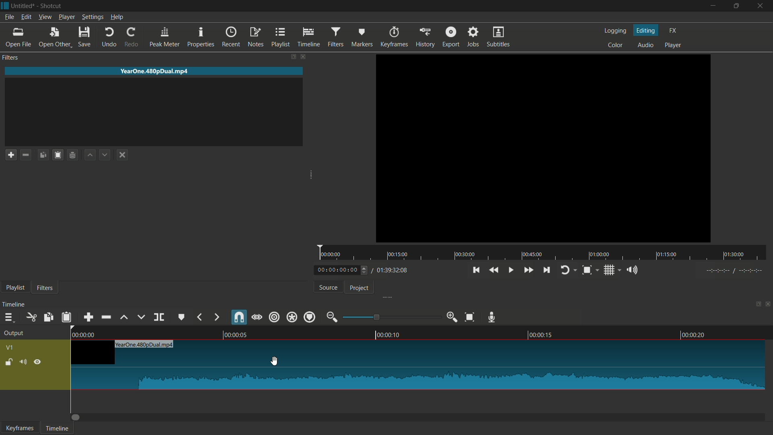 Image resolution: width=773 pixels, height=435 pixels. I want to click on quickly play backward, so click(494, 270).